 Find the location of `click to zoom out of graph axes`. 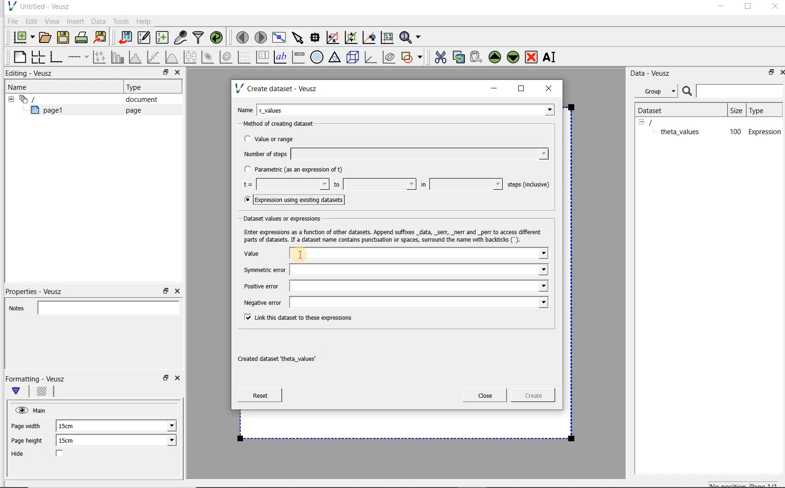

click to zoom out of graph axes is located at coordinates (351, 38).